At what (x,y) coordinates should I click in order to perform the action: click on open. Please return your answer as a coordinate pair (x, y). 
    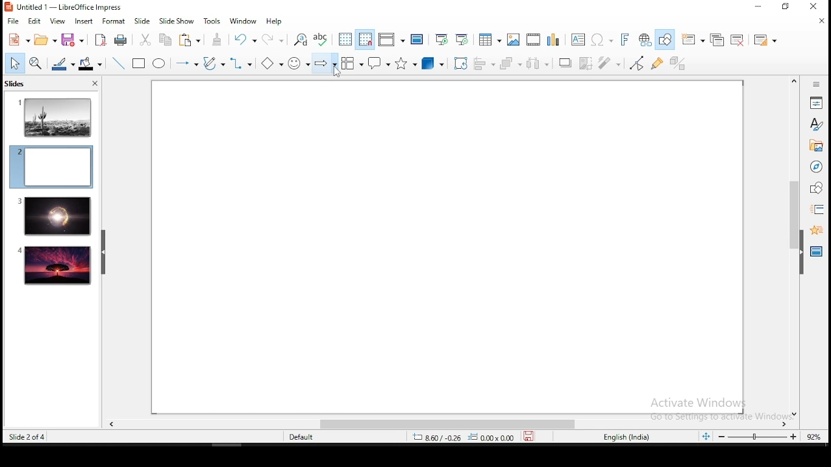
    Looking at the image, I should click on (42, 40).